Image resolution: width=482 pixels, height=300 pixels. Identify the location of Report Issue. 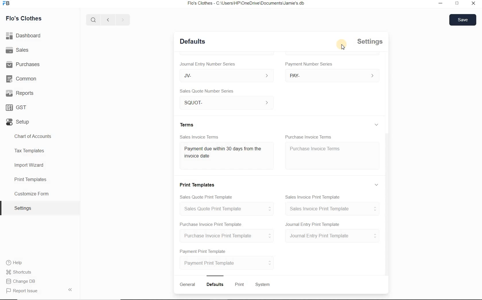
(40, 290).